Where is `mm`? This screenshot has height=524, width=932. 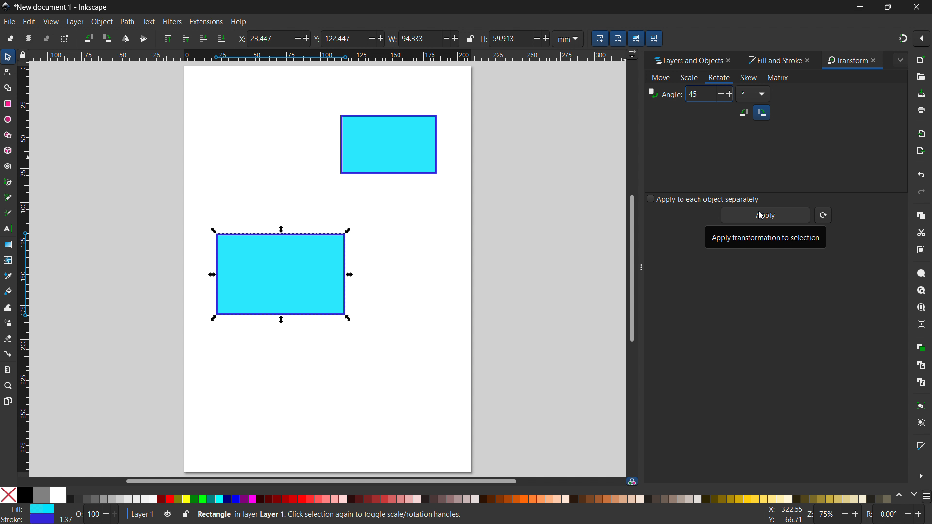
mm is located at coordinates (570, 38).